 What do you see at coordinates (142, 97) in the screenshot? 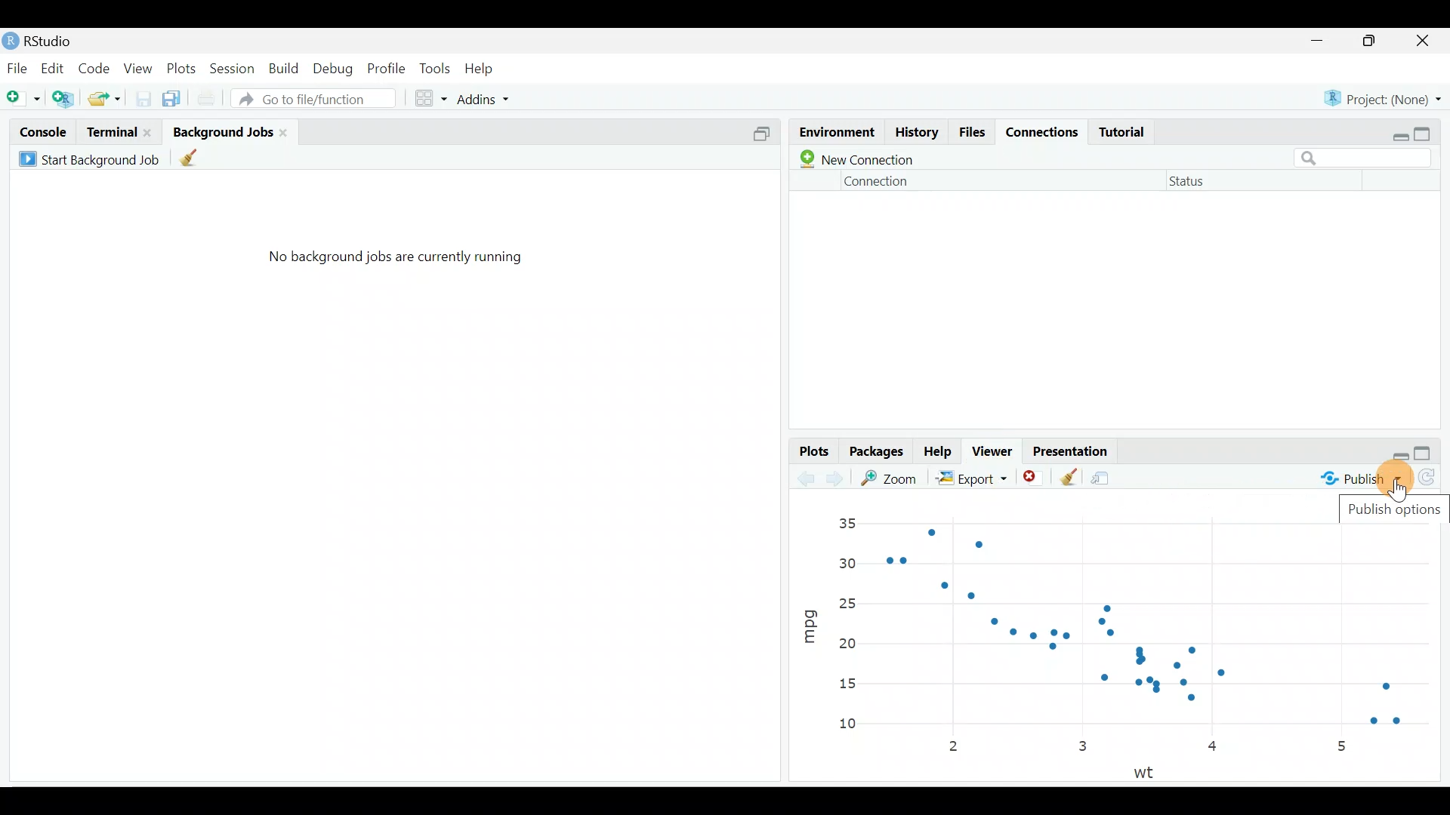
I see `Save current document` at bounding box center [142, 97].